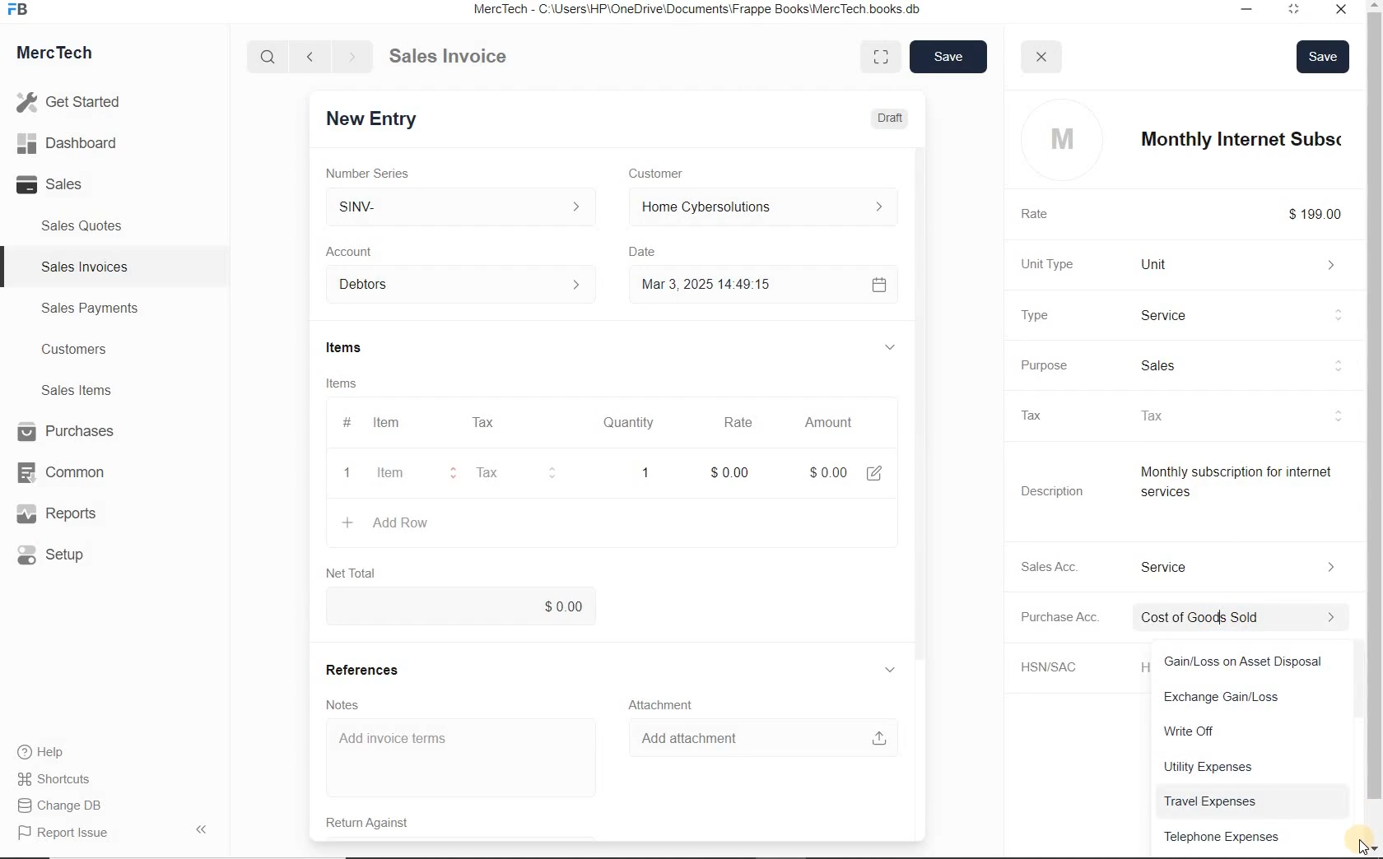 The height and width of the screenshot is (859, 1383). I want to click on item, so click(403, 475).